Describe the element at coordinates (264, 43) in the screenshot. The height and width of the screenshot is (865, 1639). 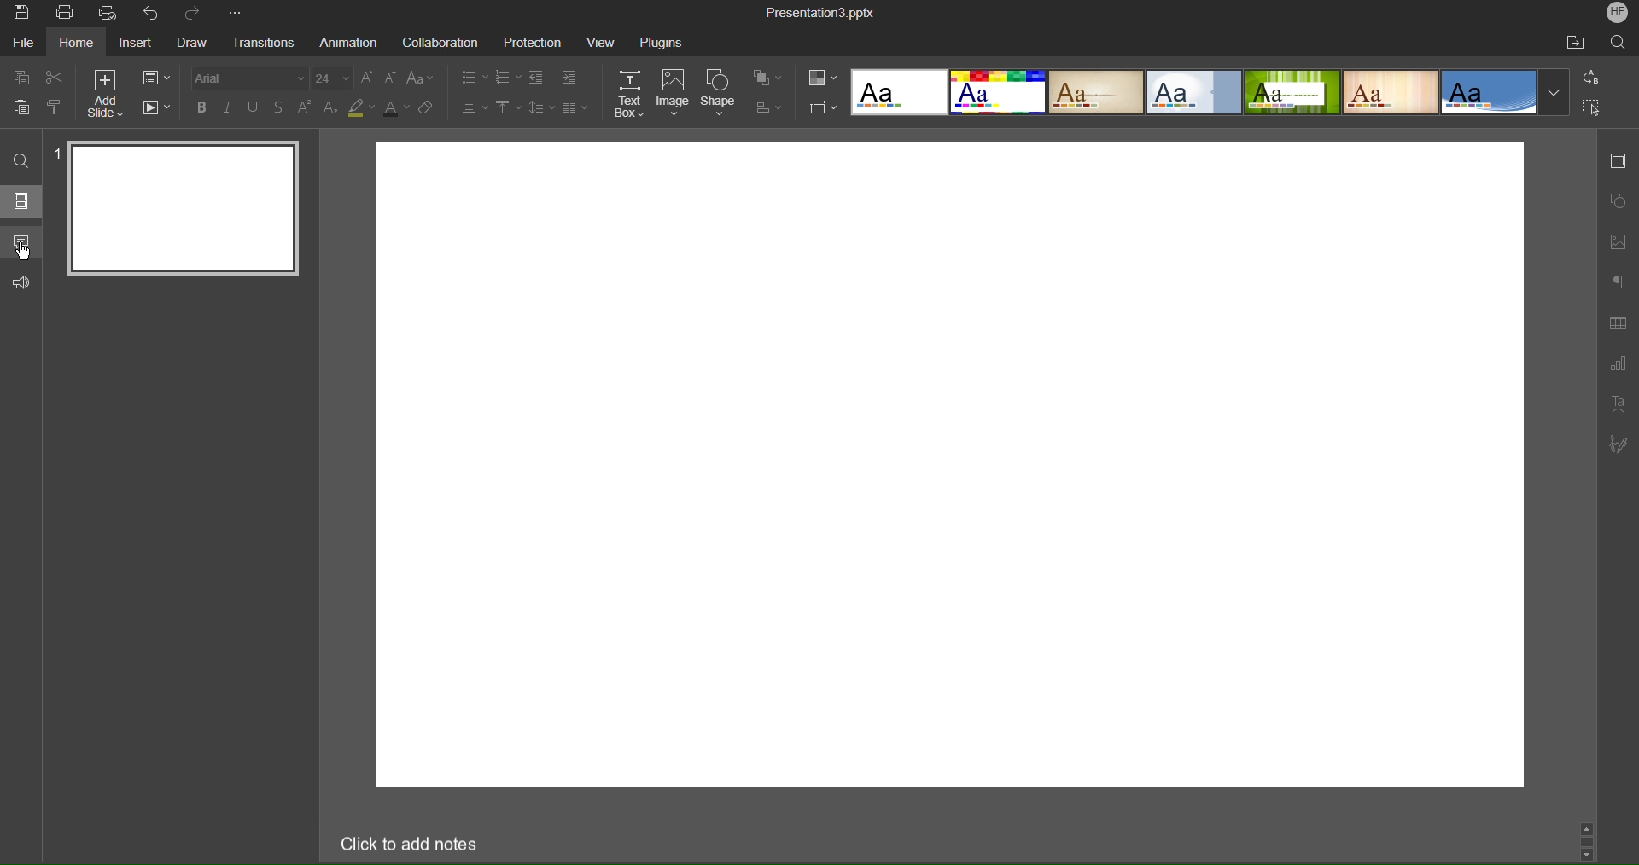
I see `Transitions` at that location.